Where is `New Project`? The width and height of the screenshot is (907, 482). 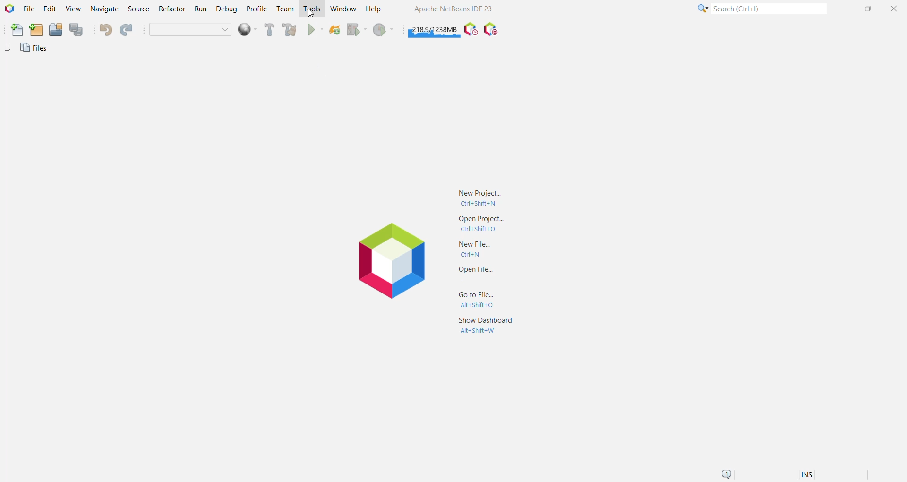 New Project is located at coordinates (482, 196).